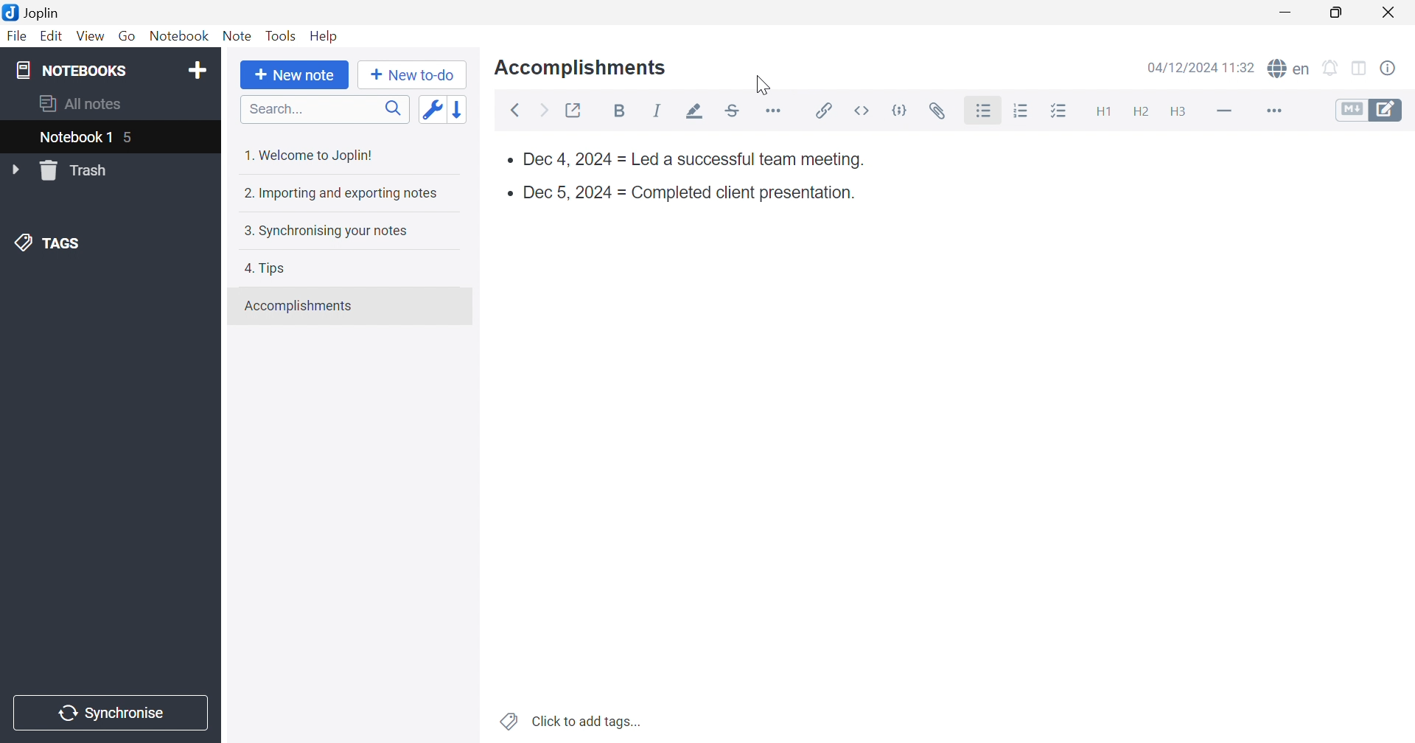 The image size is (1415, 743). I want to click on Note properties, so click(1391, 69).